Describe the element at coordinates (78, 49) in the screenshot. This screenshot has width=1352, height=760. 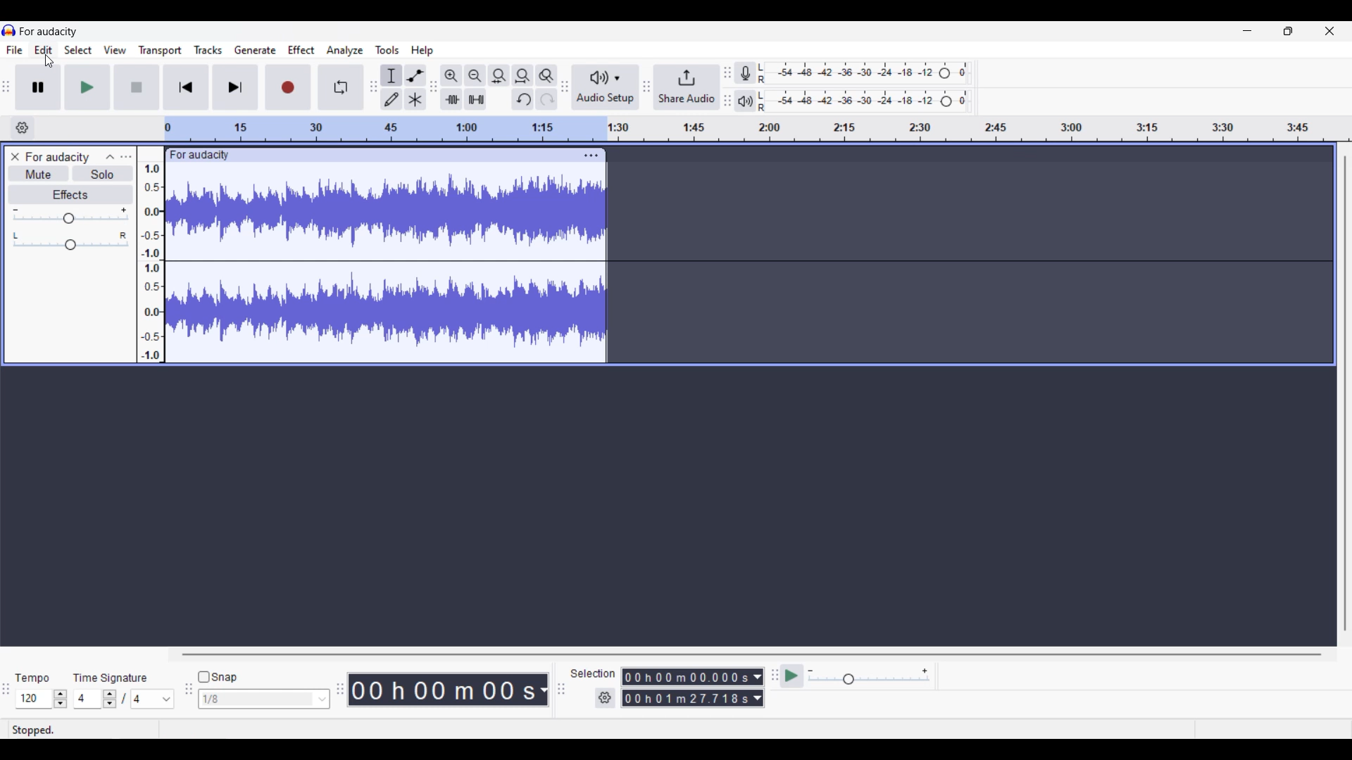
I see `Select menu` at that location.